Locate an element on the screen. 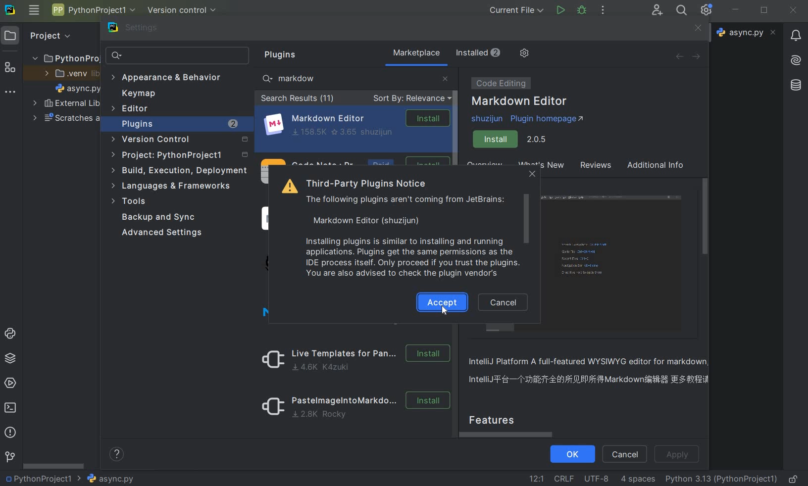 The width and height of the screenshot is (808, 486). make file ready only is located at coordinates (795, 479).